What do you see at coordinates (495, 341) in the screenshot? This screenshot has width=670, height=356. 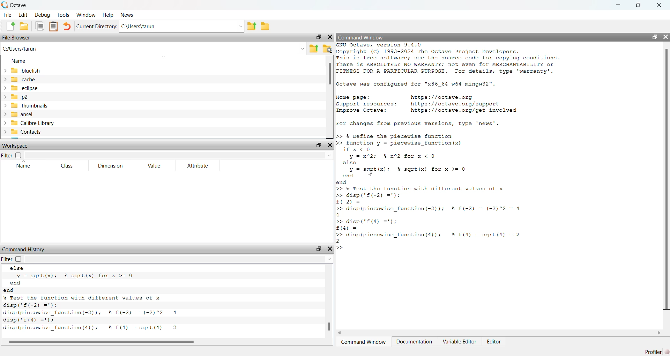 I see `Editor` at bounding box center [495, 341].